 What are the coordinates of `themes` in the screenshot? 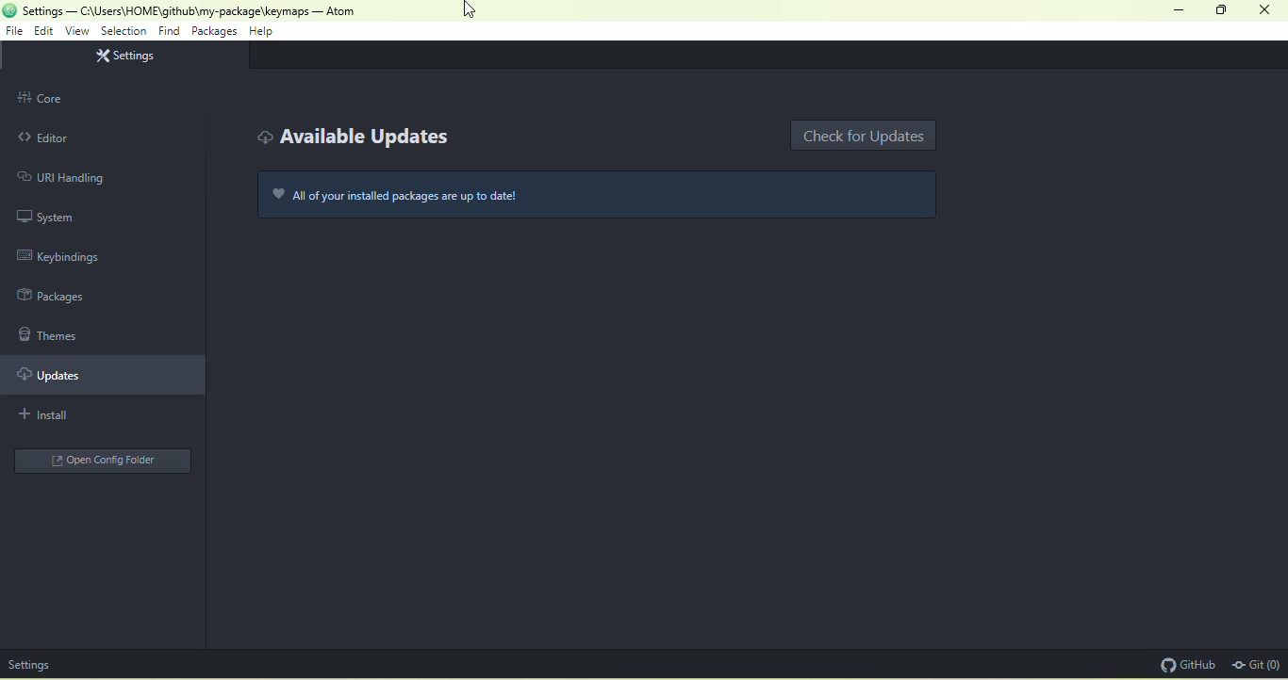 It's located at (53, 334).